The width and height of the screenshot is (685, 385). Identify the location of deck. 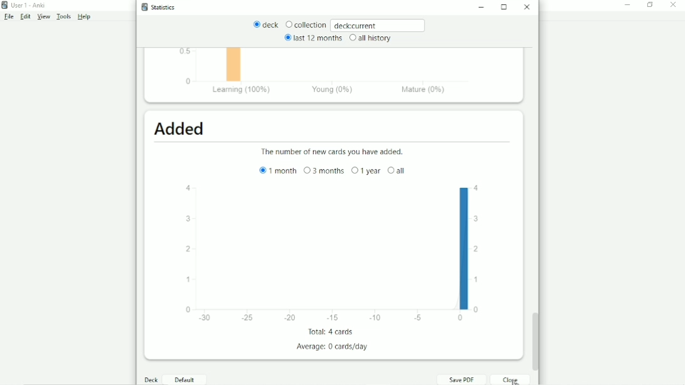
(266, 25).